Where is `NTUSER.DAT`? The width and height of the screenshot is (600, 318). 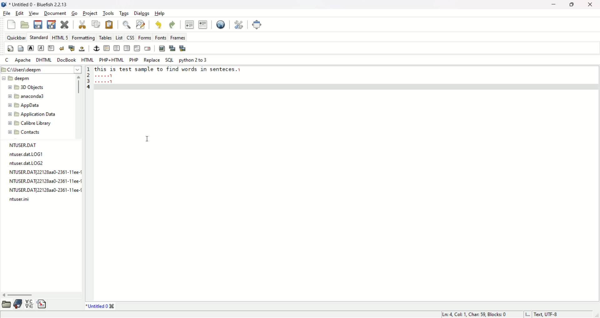
NTUSER.DAT is located at coordinates (30, 145).